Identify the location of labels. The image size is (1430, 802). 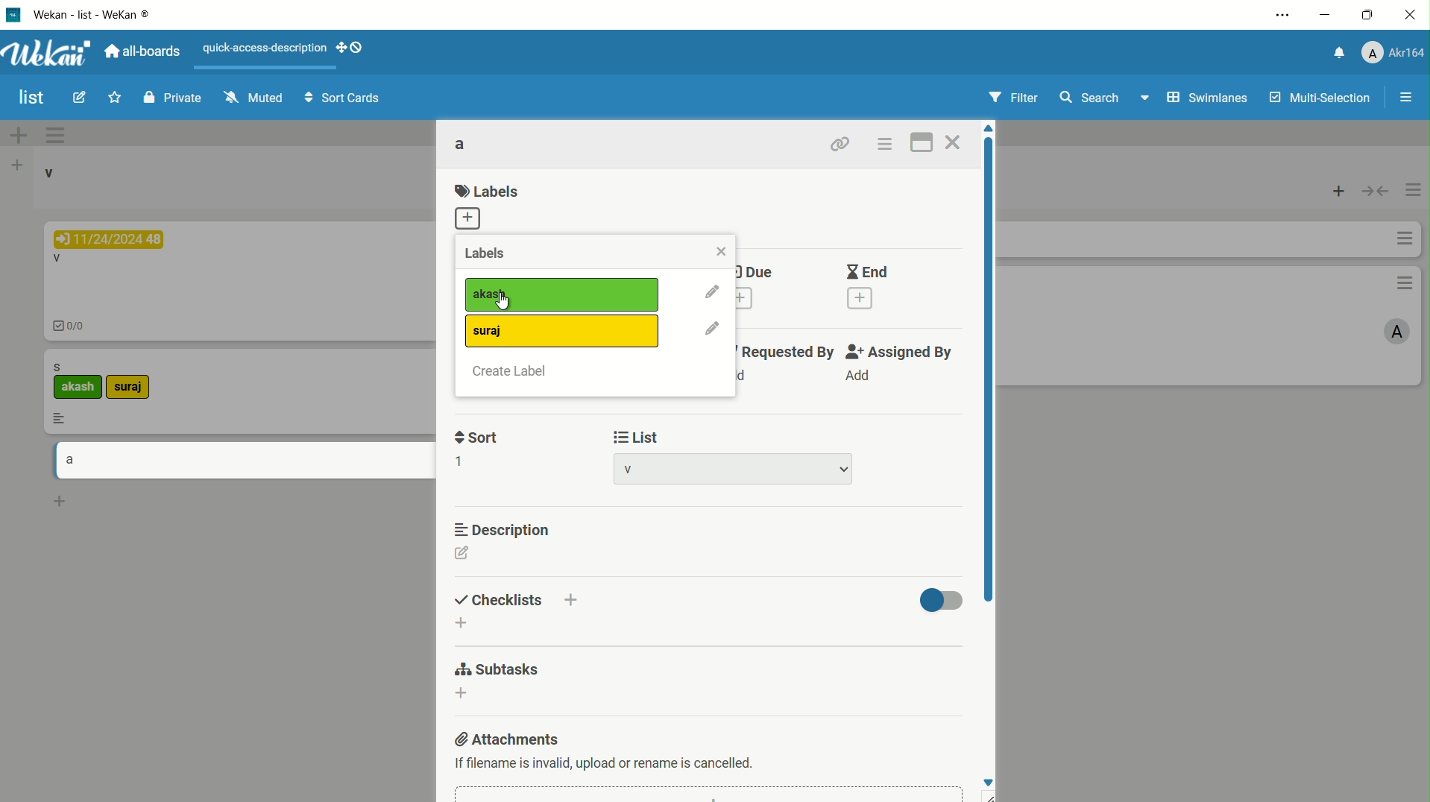
(488, 192).